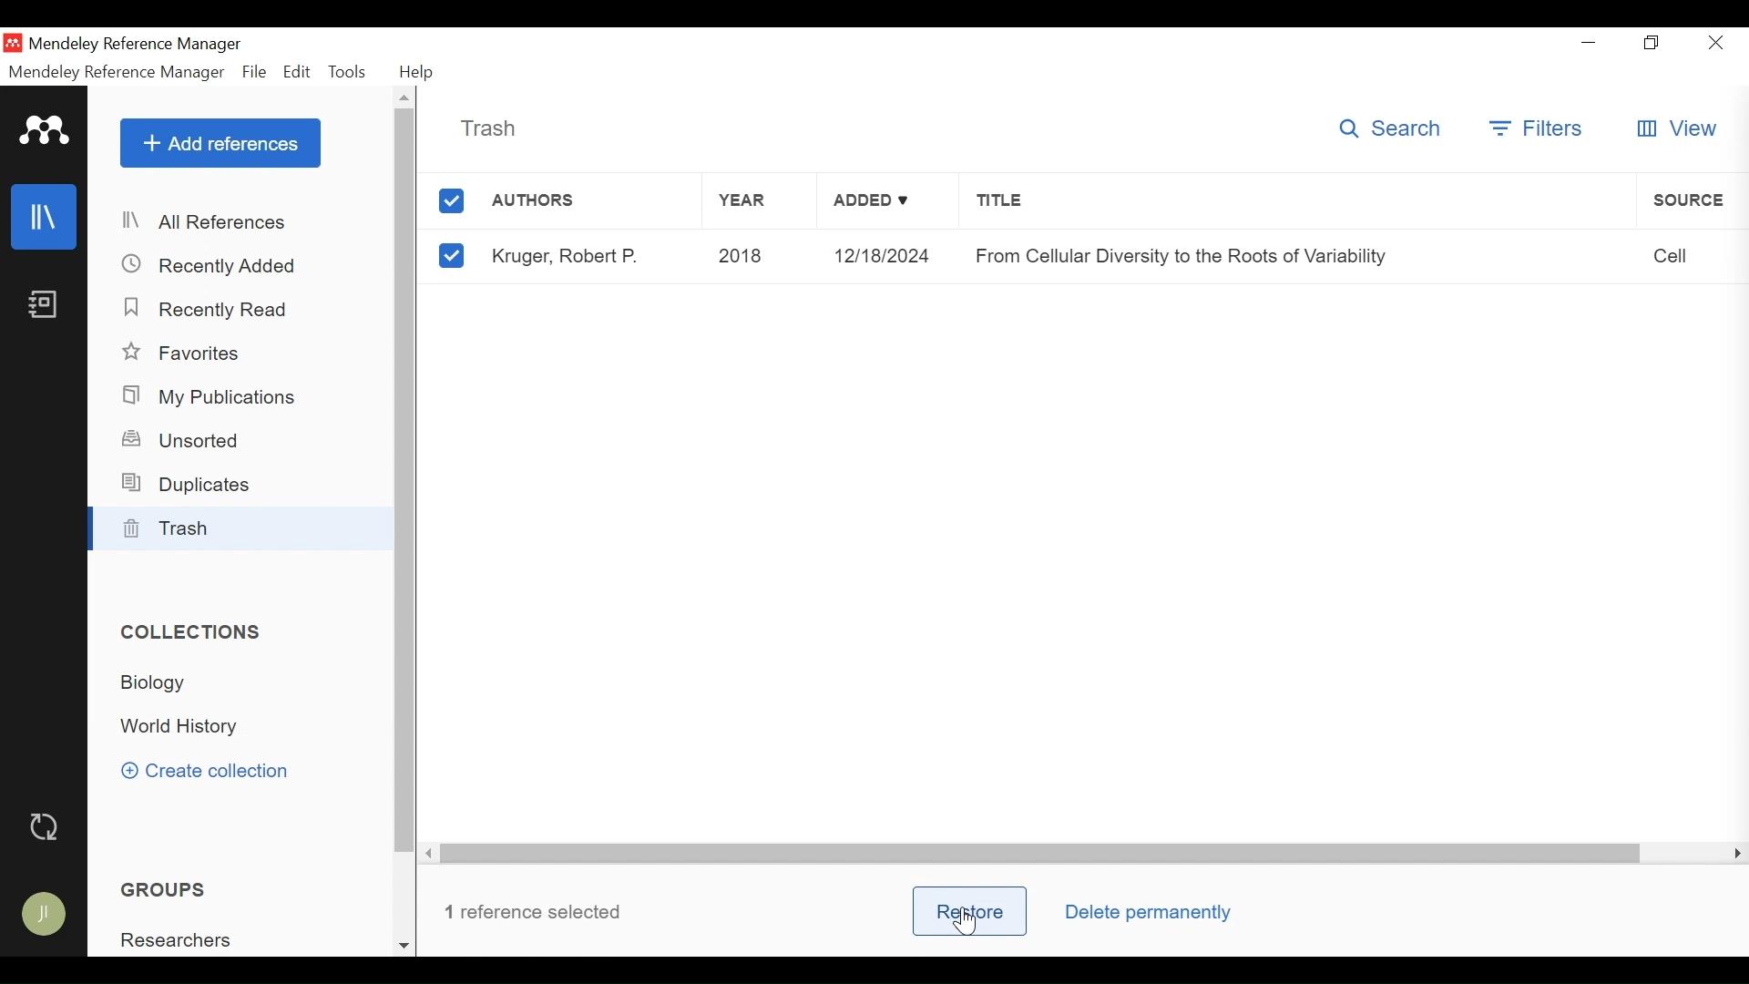  I want to click on Library, so click(46, 215).